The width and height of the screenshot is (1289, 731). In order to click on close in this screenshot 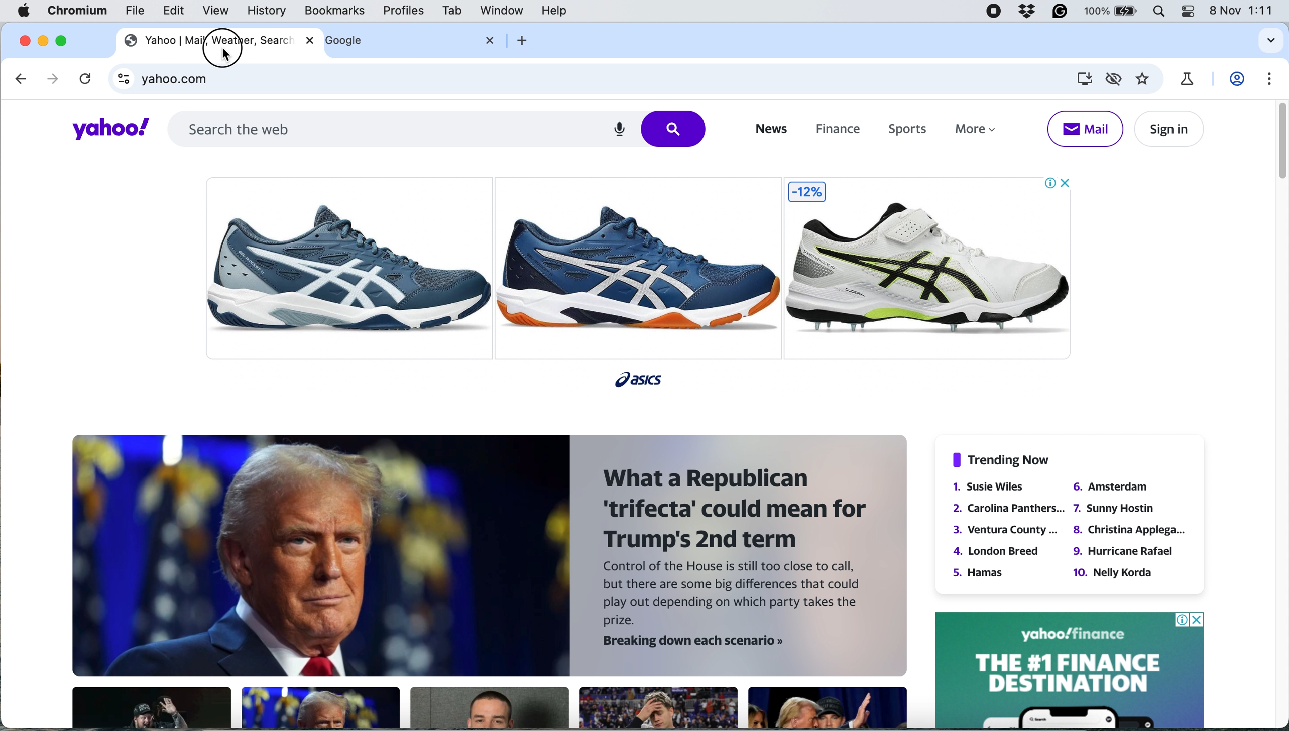, I will do `click(491, 40)`.